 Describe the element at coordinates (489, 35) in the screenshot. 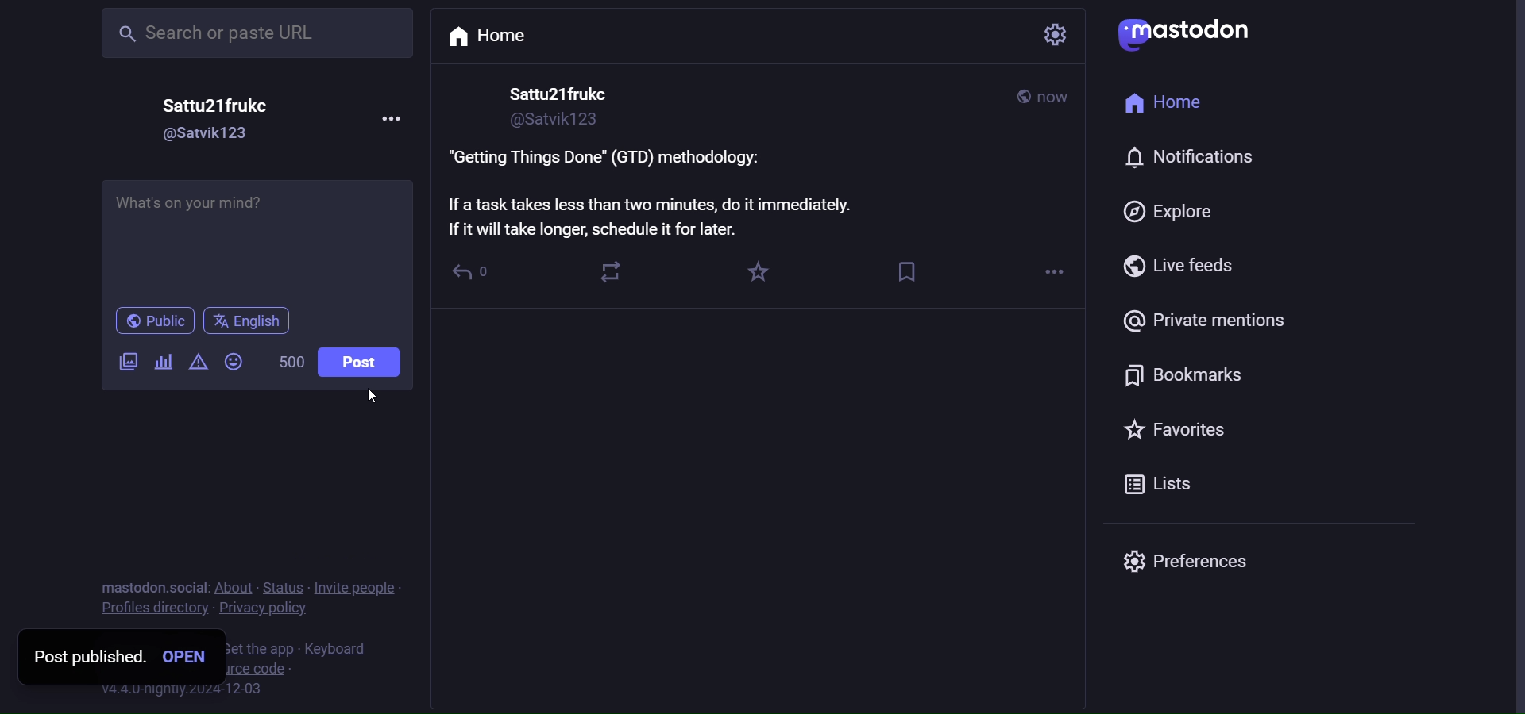

I see `home` at that location.